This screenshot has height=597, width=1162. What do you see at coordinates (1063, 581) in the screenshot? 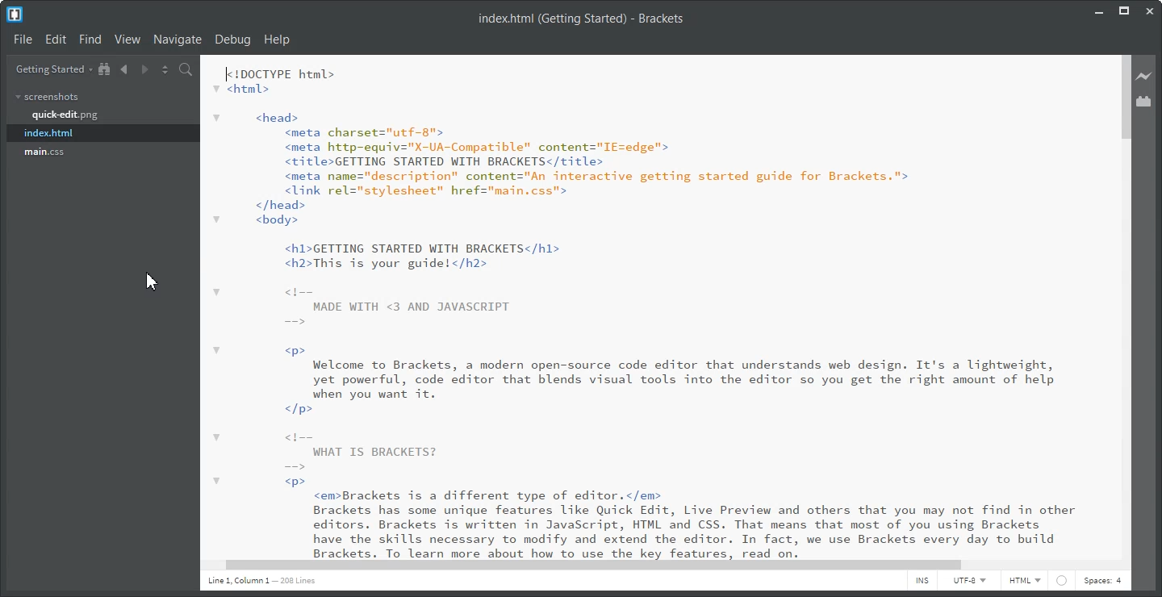
I see `web` at bounding box center [1063, 581].